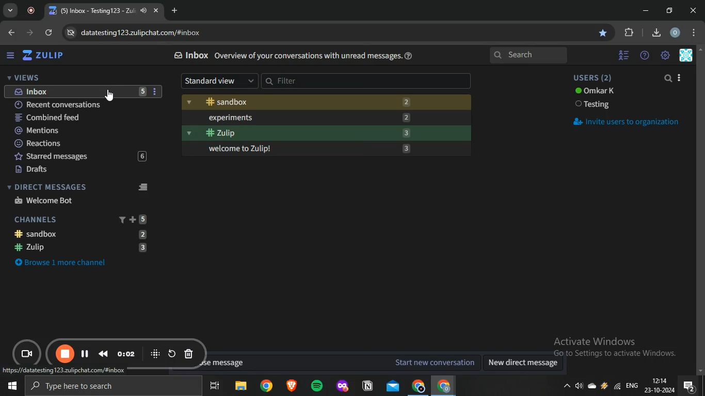  I want to click on close tab, so click(157, 11).